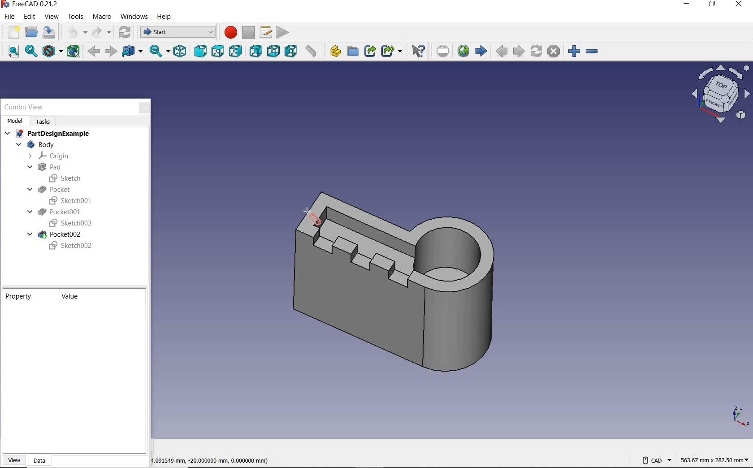 This screenshot has height=468, width=753. I want to click on macro recording, so click(228, 32).